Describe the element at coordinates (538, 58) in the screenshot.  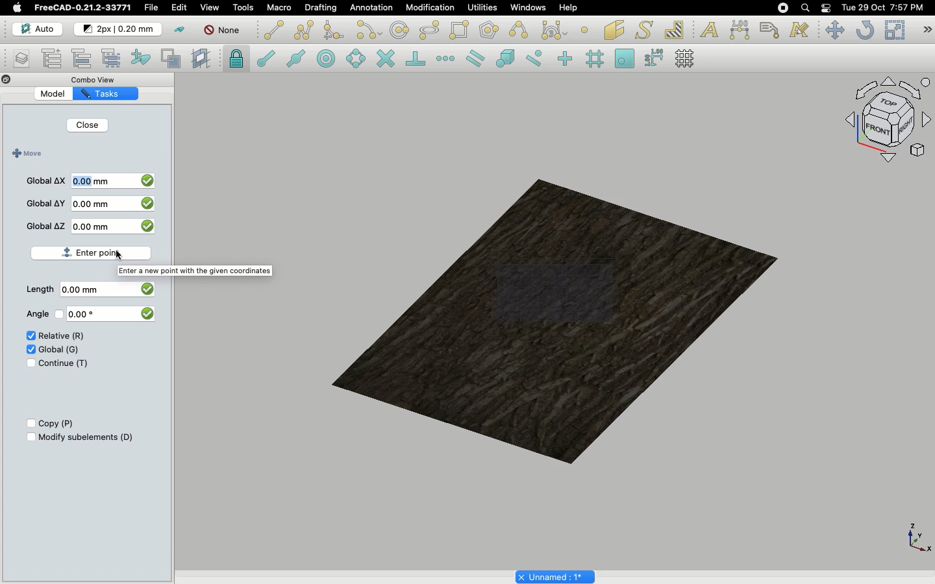
I see `Snap near` at that location.